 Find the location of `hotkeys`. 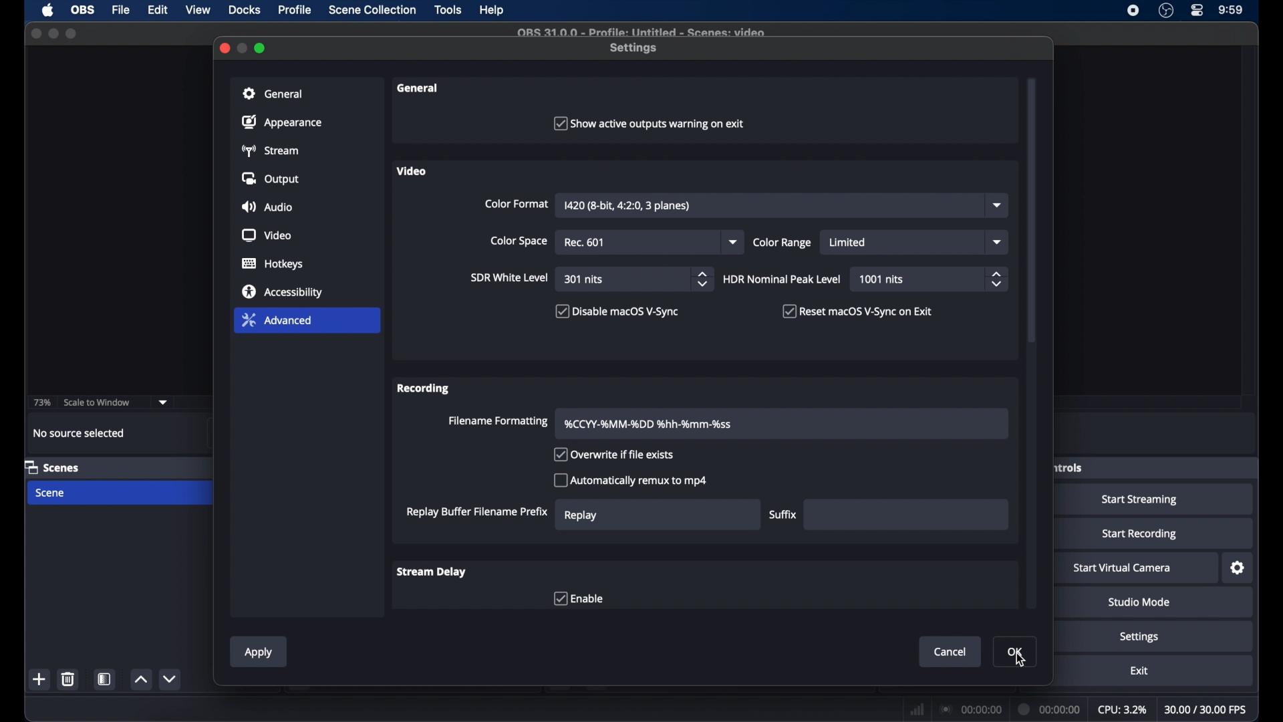

hotkeys is located at coordinates (273, 264).